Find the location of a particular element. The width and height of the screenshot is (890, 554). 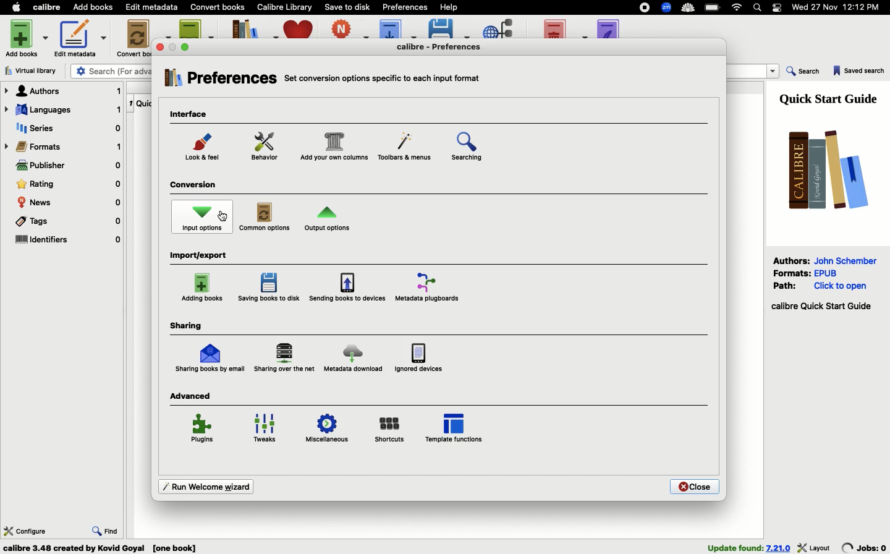

Metadata download is located at coordinates (352, 360).